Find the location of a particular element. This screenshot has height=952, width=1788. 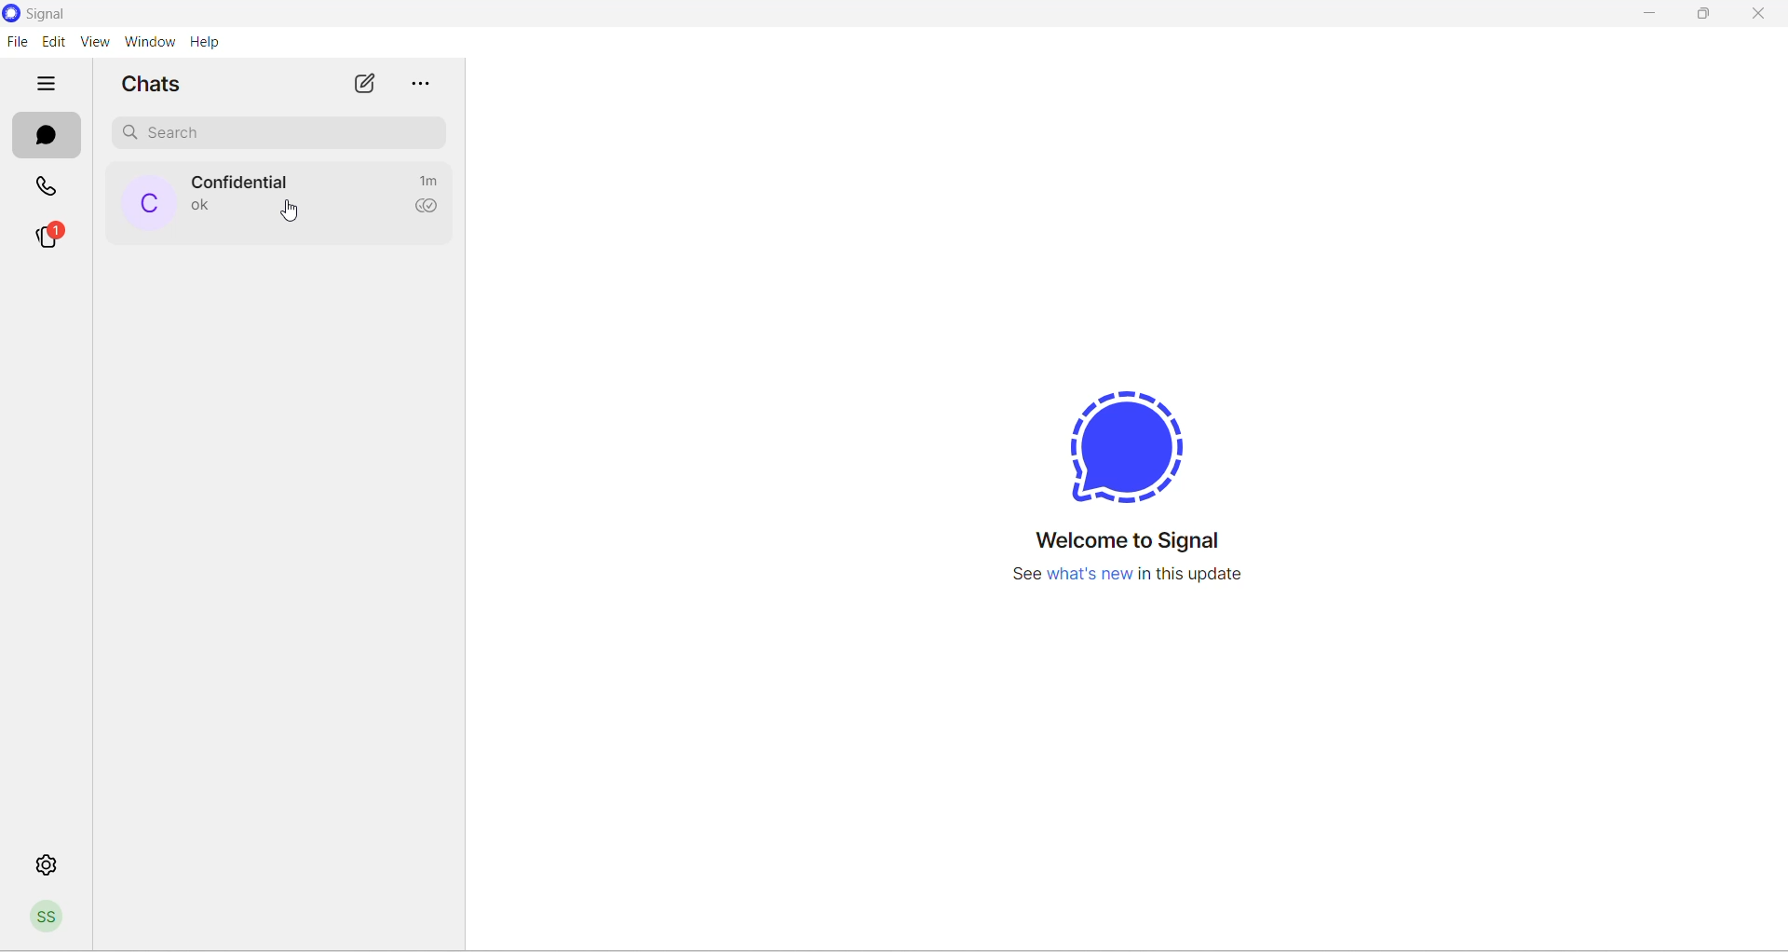

close is located at coordinates (1759, 14).